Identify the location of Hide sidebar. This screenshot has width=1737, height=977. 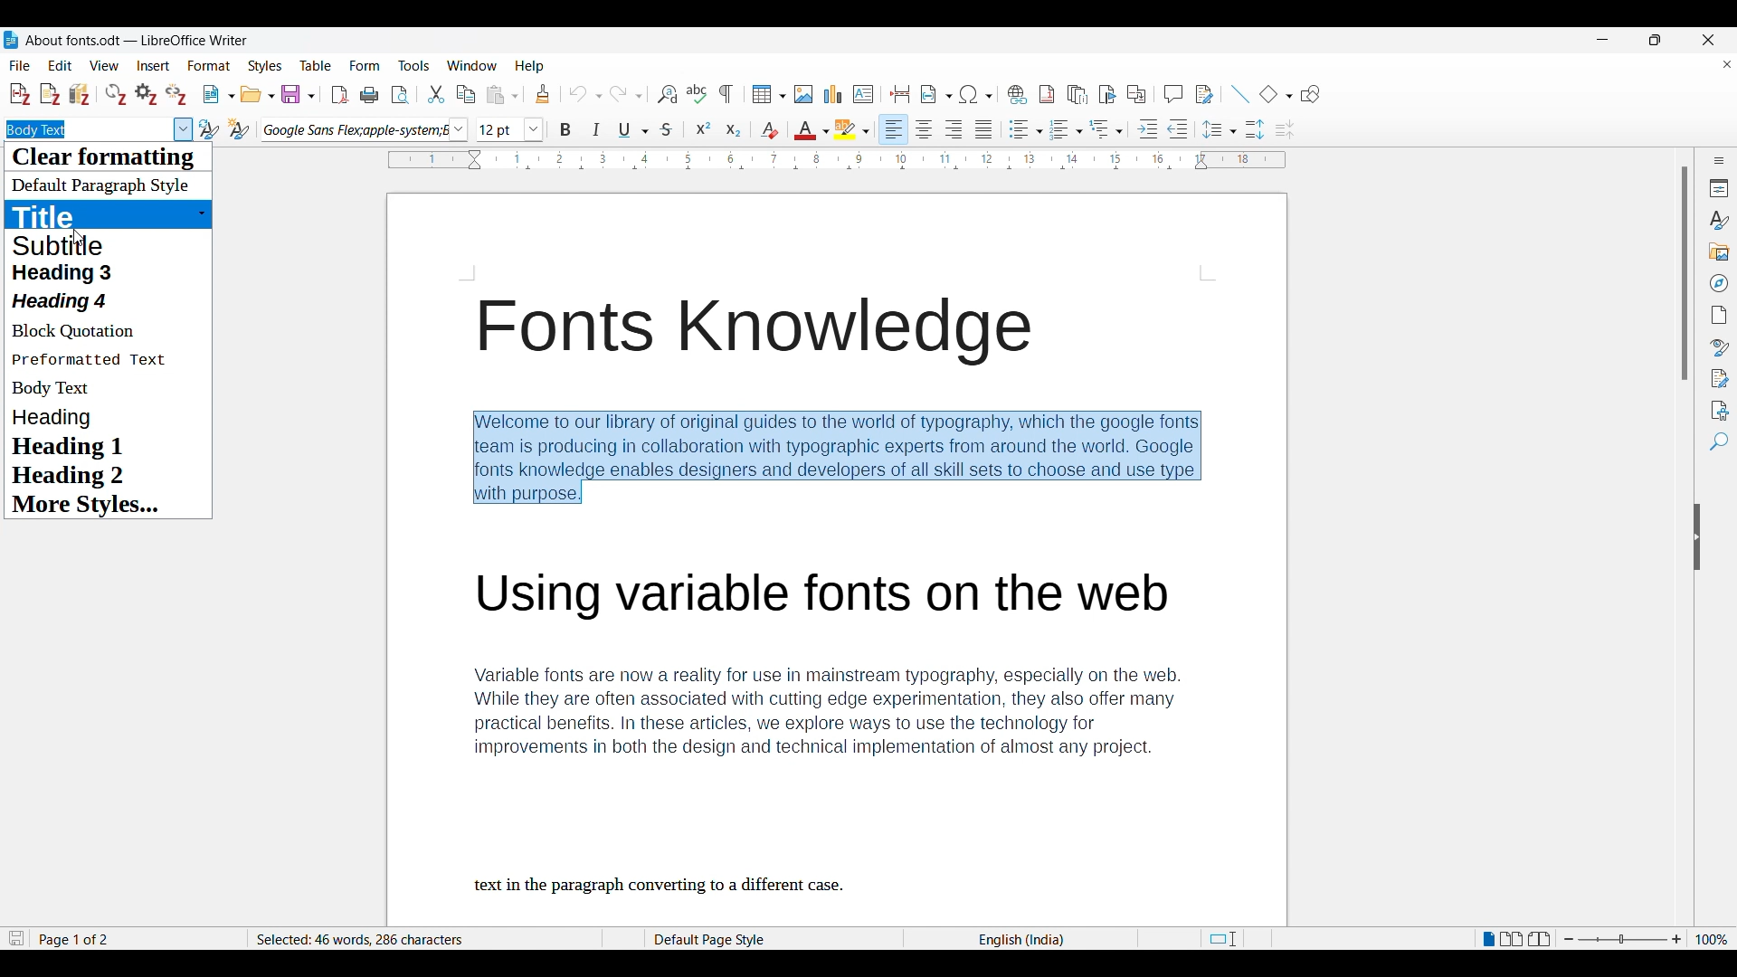
(1697, 537).